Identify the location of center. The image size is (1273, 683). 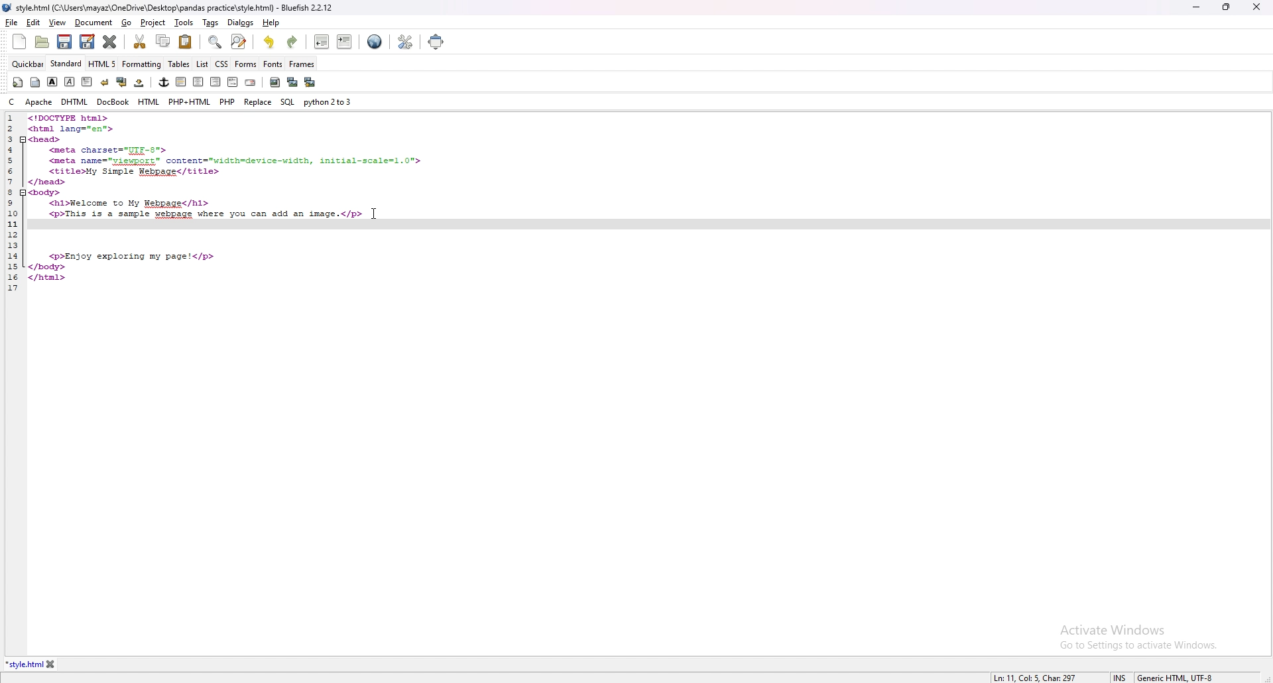
(198, 82).